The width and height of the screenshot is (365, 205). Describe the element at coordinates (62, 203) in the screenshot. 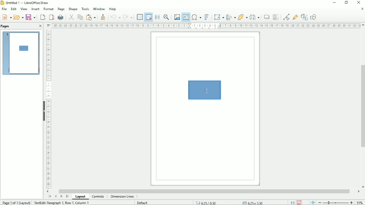

I see `TextEdit:  Paragraph 1, Row 1, Column 1` at that location.